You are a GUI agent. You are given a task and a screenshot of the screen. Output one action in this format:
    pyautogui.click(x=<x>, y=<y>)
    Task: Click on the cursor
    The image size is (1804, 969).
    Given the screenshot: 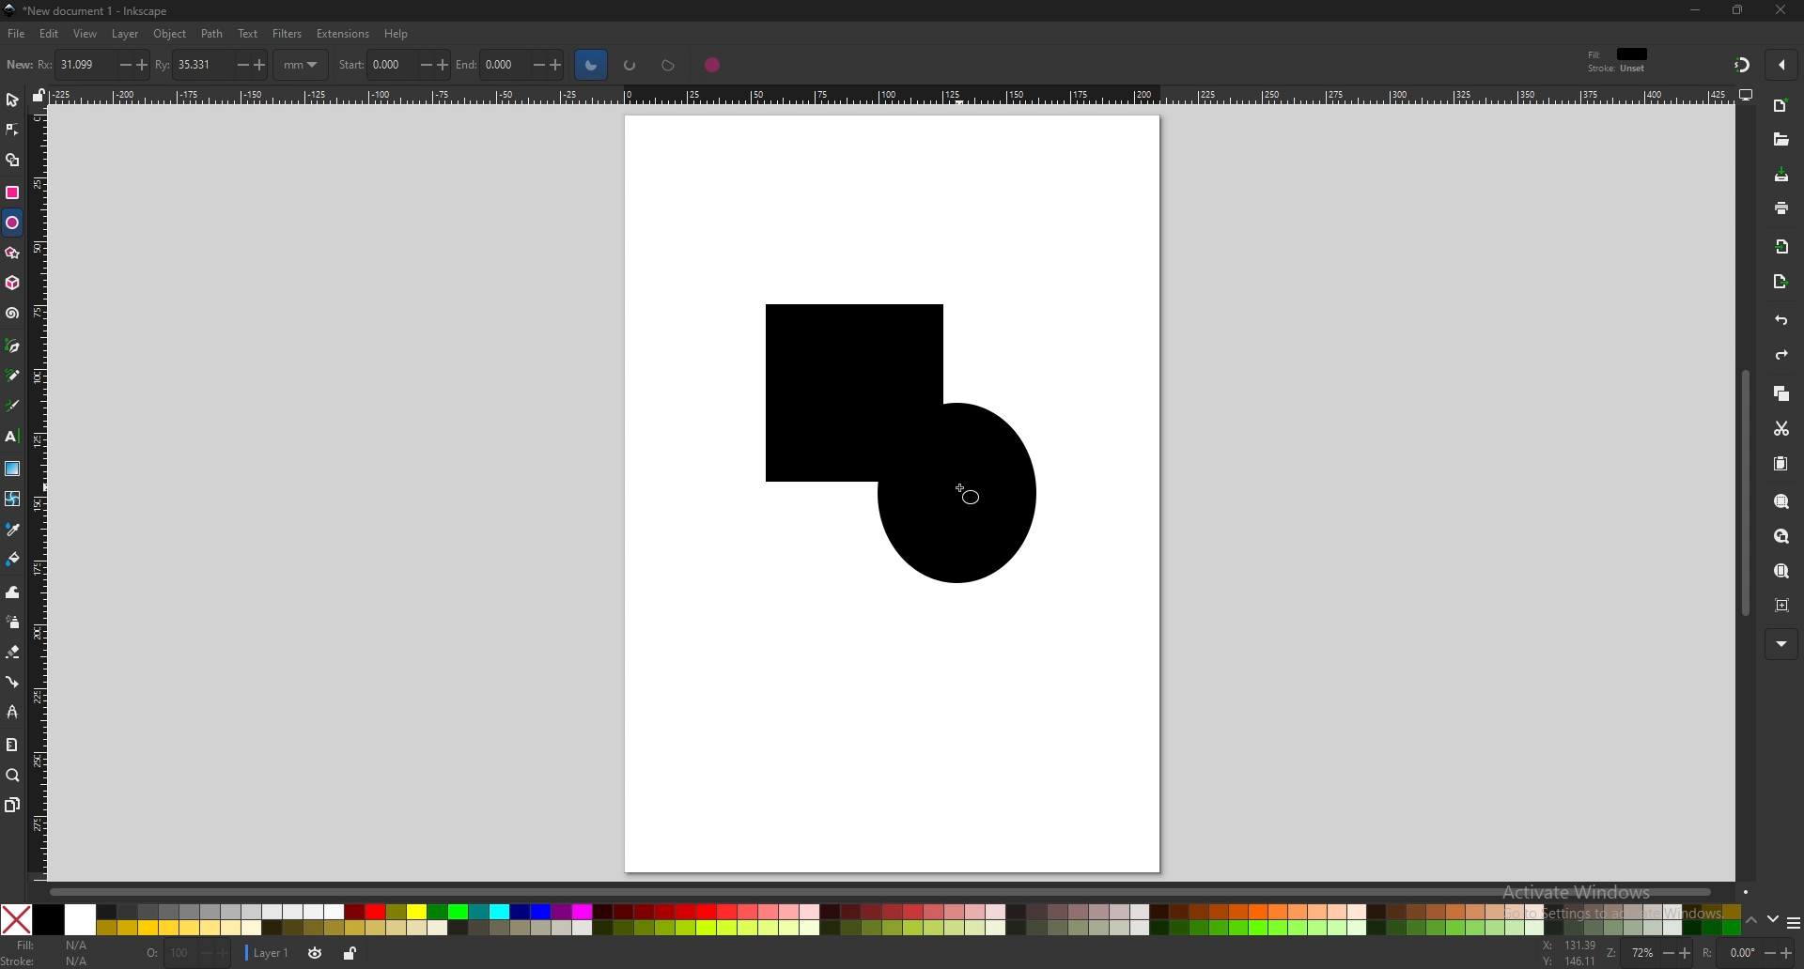 What is the action you would take?
    pyautogui.click(x=967, y=495)
    